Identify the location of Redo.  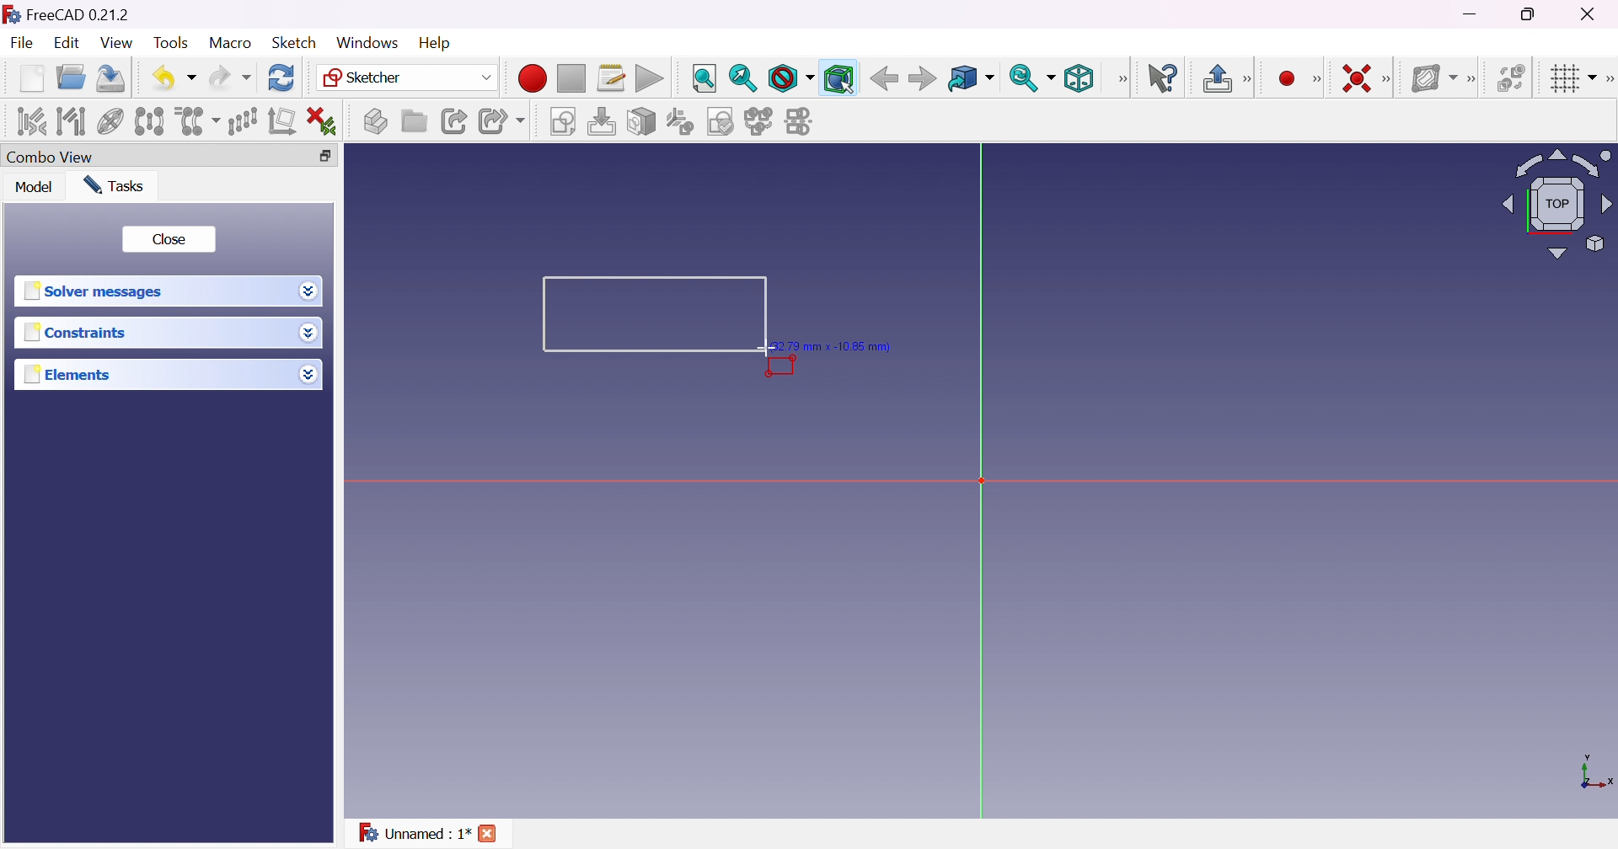
(231, 79).